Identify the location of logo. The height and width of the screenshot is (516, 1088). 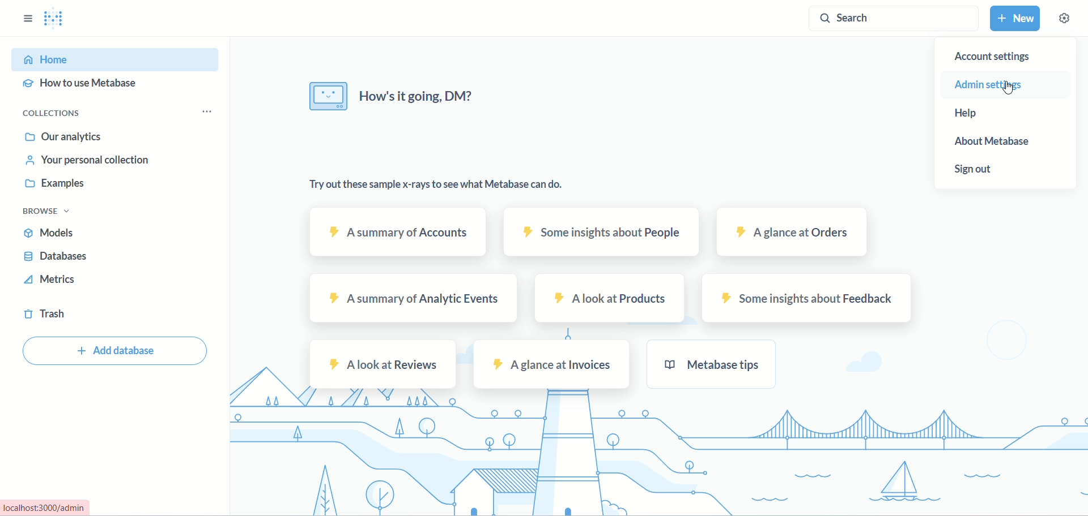
(59, 19).